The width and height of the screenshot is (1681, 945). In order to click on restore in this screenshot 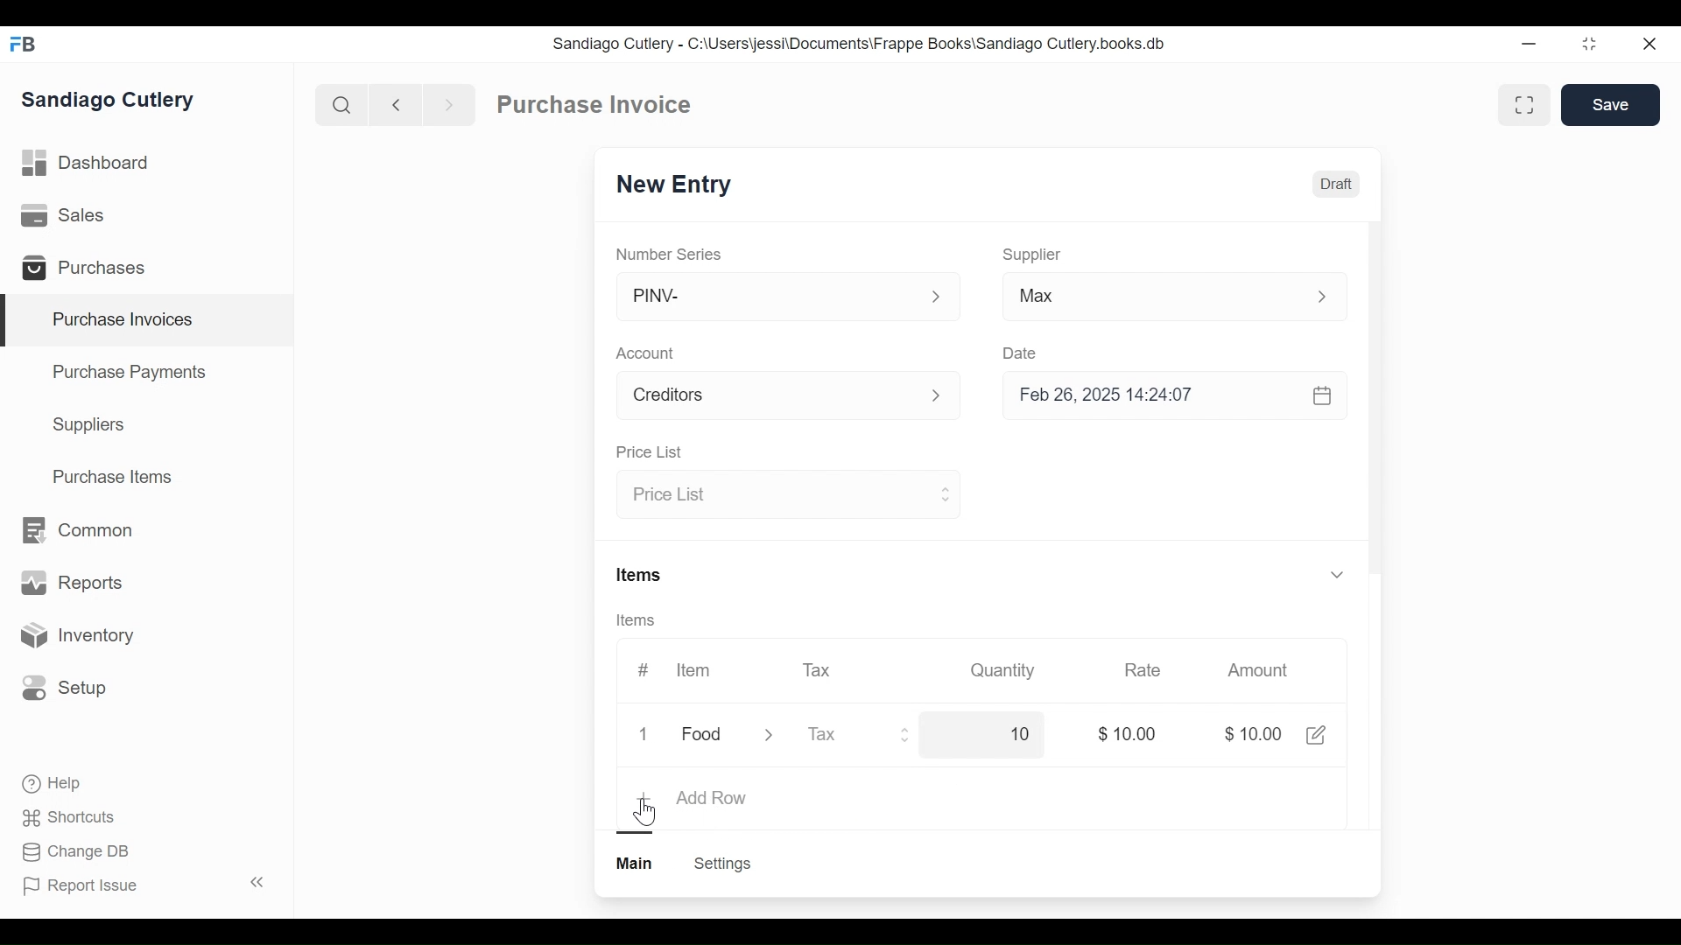, I will do `click(1587, 45)`.